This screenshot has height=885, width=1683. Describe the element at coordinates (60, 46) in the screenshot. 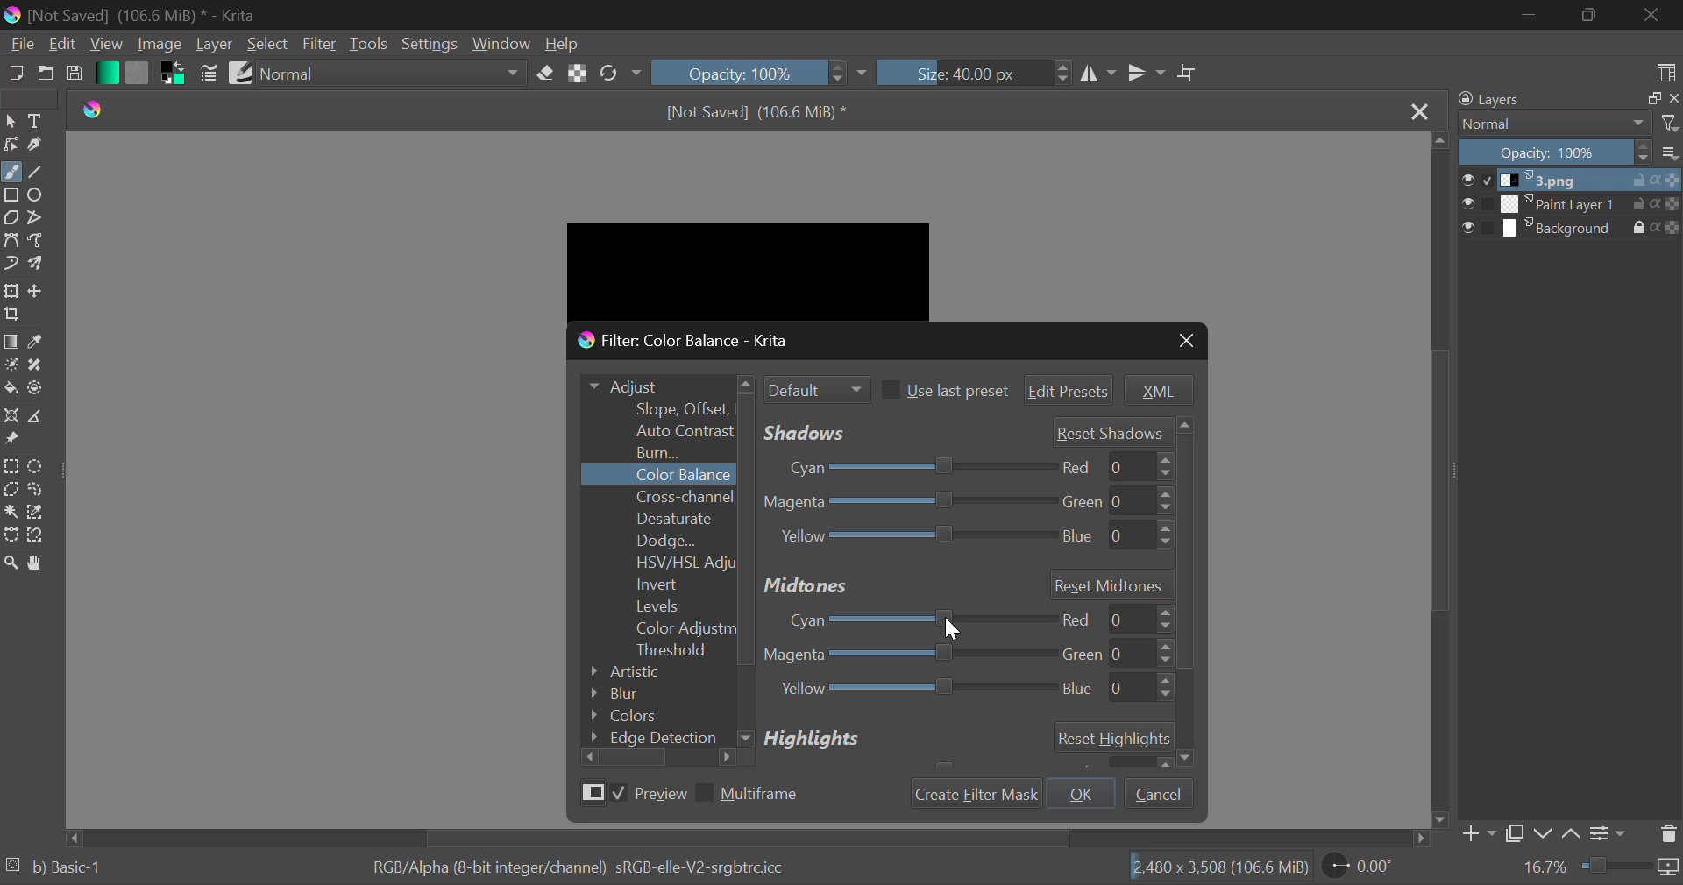

I see `Edit` at that location.